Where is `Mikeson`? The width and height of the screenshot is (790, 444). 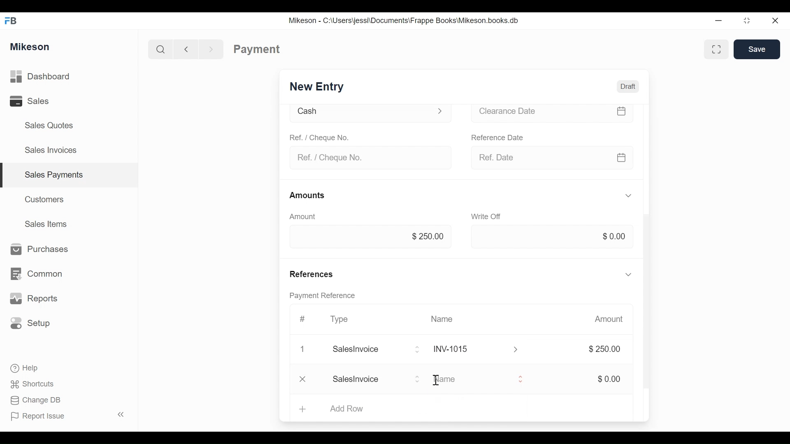 Mikeson is located at coordinates (30, 46).